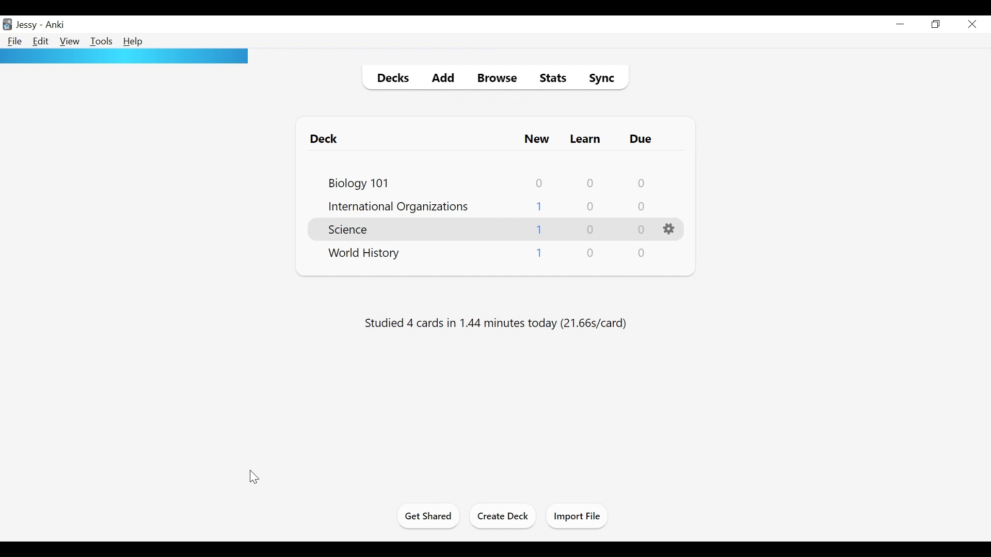 The height and width of the screenshot is (557, 991). I want to click on Deck, so click(324, 138).